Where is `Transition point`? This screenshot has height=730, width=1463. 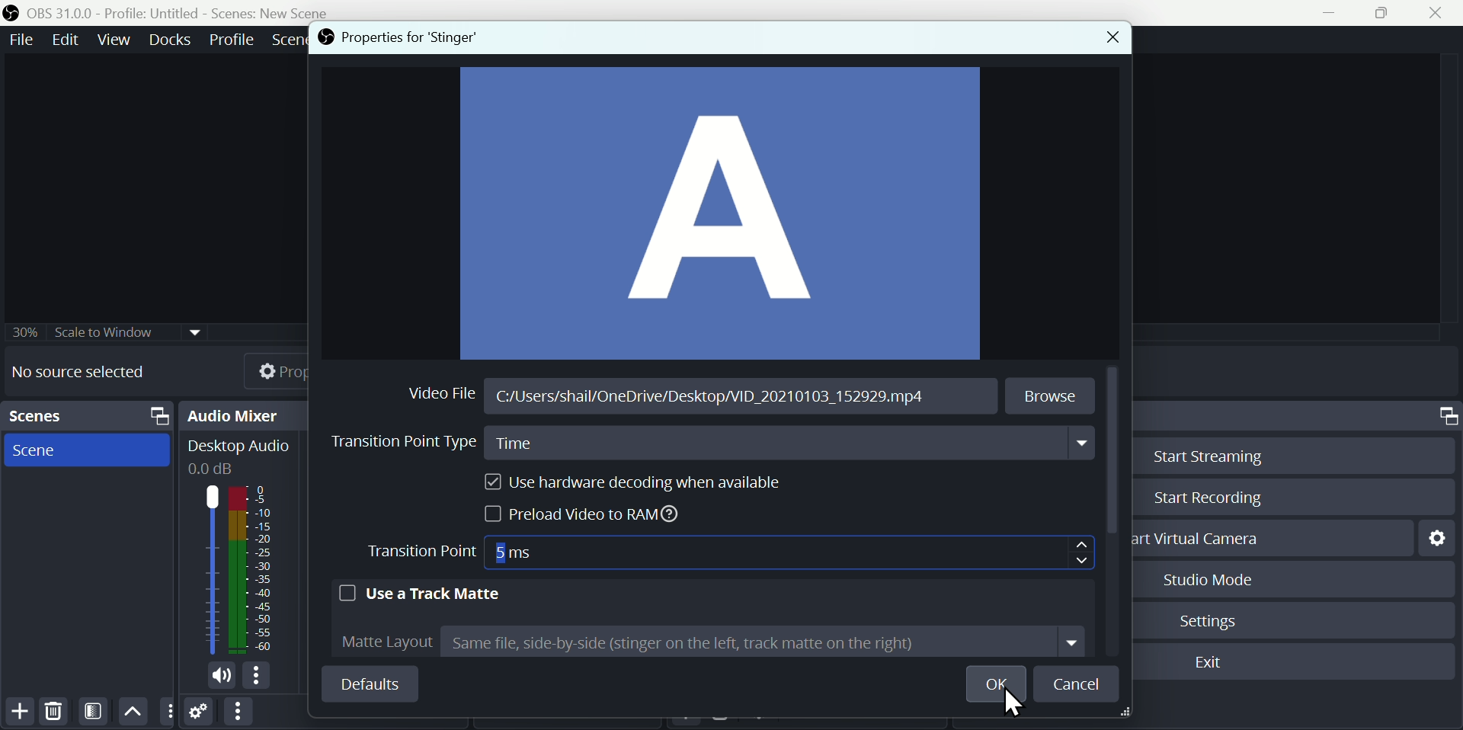
Transition point is located at coordinates (424, 553).